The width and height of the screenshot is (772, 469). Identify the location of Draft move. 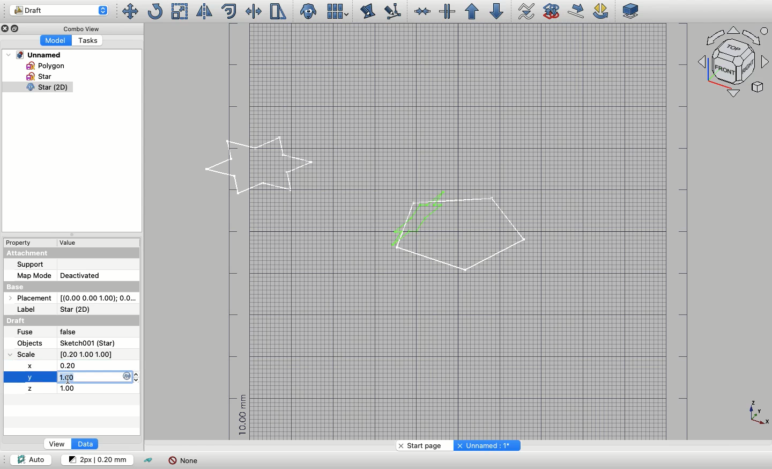
(577, 11).